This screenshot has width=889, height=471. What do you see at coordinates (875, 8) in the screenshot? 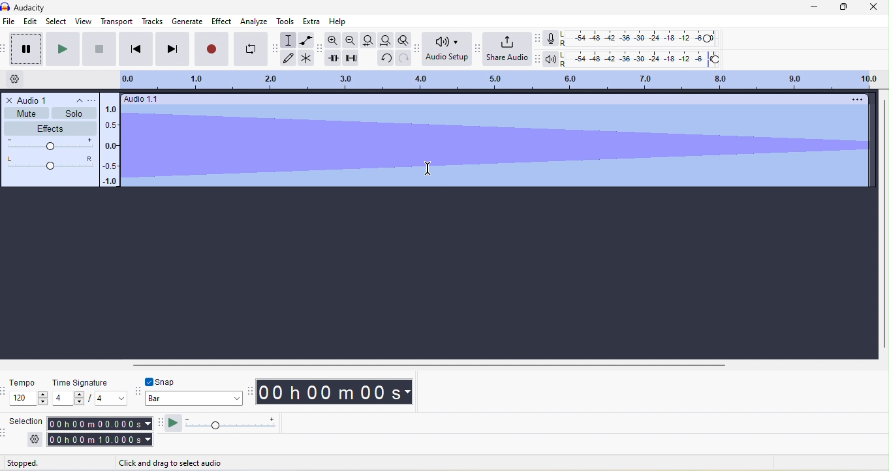
I see `close` at bounding box center [875, 8].